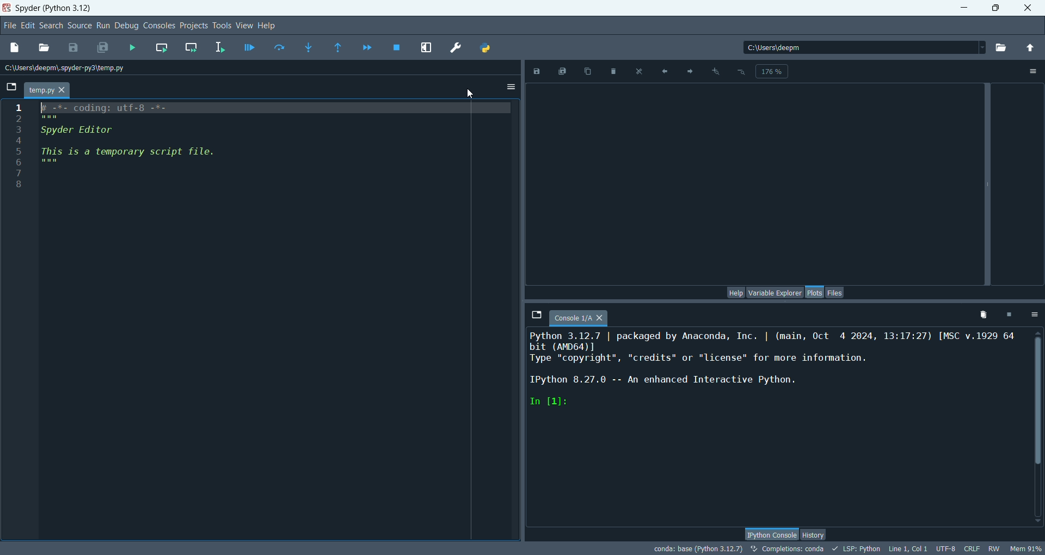 The height and width of the screenshot is (555, 1045). I want to click on close, so click(1027, 11).